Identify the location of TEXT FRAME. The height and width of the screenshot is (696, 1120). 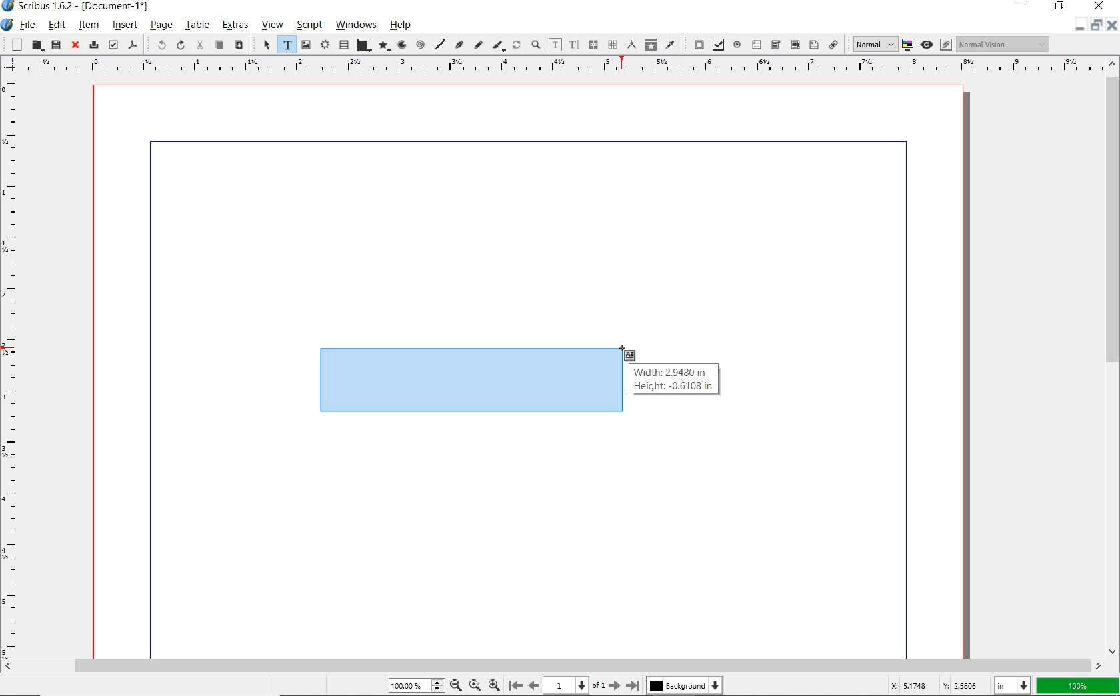
(469, 380).